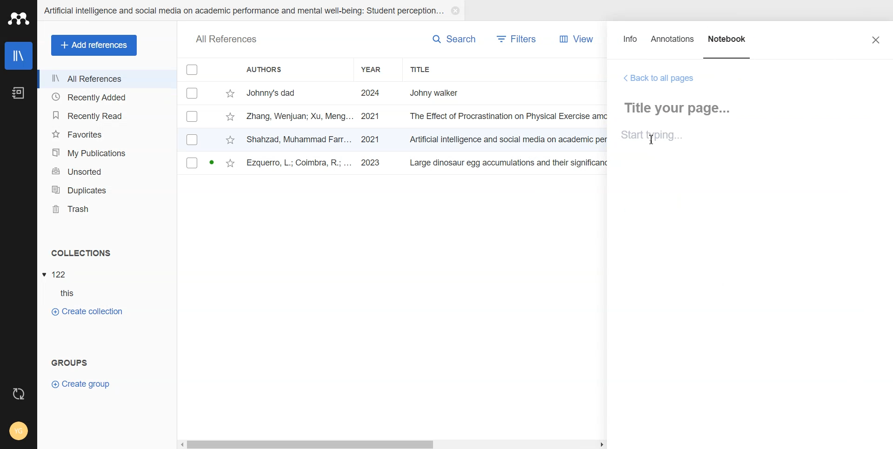 The width and height of the screenshot is (893, 449). I want to click on Filters, so click(517, 39).